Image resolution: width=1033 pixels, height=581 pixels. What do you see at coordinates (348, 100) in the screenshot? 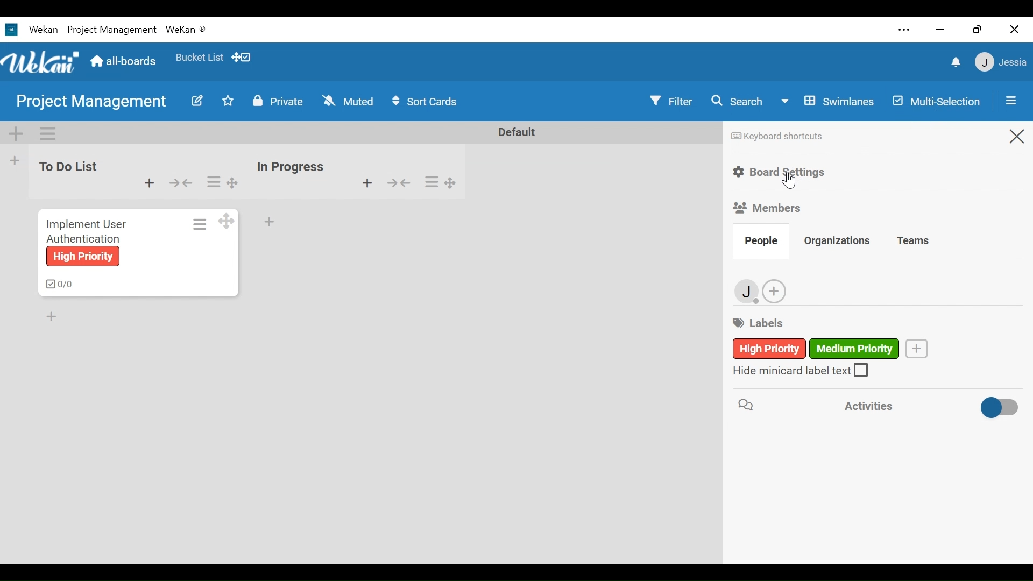
I see `Change Watch` at bounding box center [348, 100].